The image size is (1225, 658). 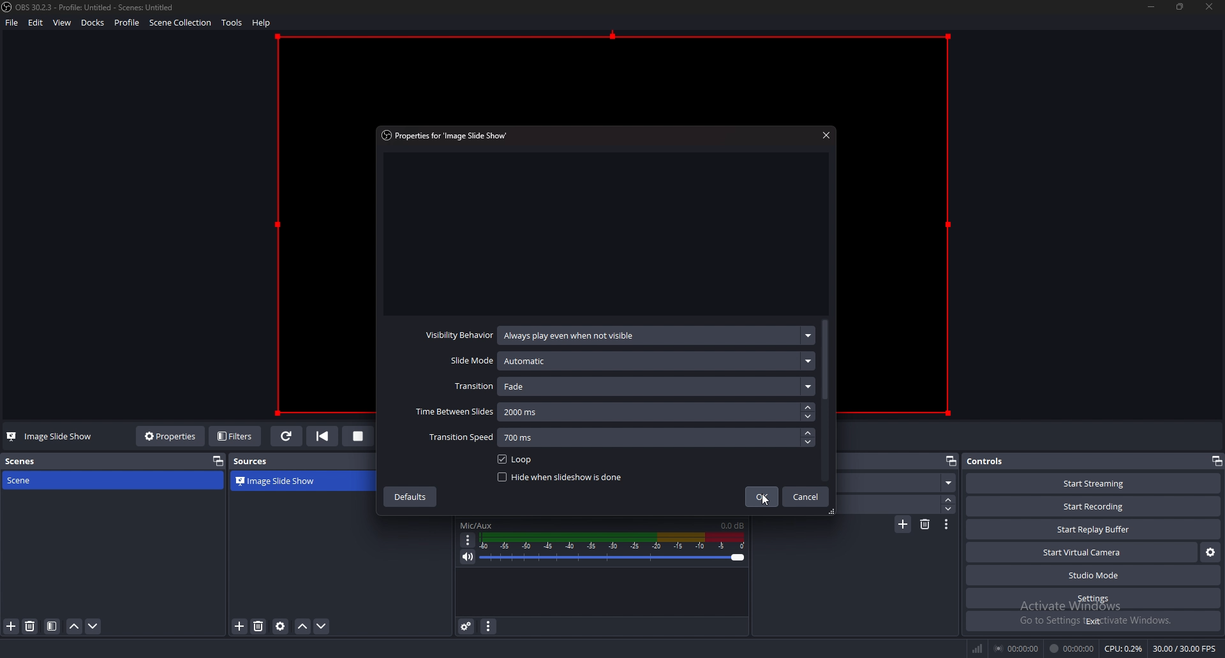 I want to click on remove scene, so click(x=31, y=627).